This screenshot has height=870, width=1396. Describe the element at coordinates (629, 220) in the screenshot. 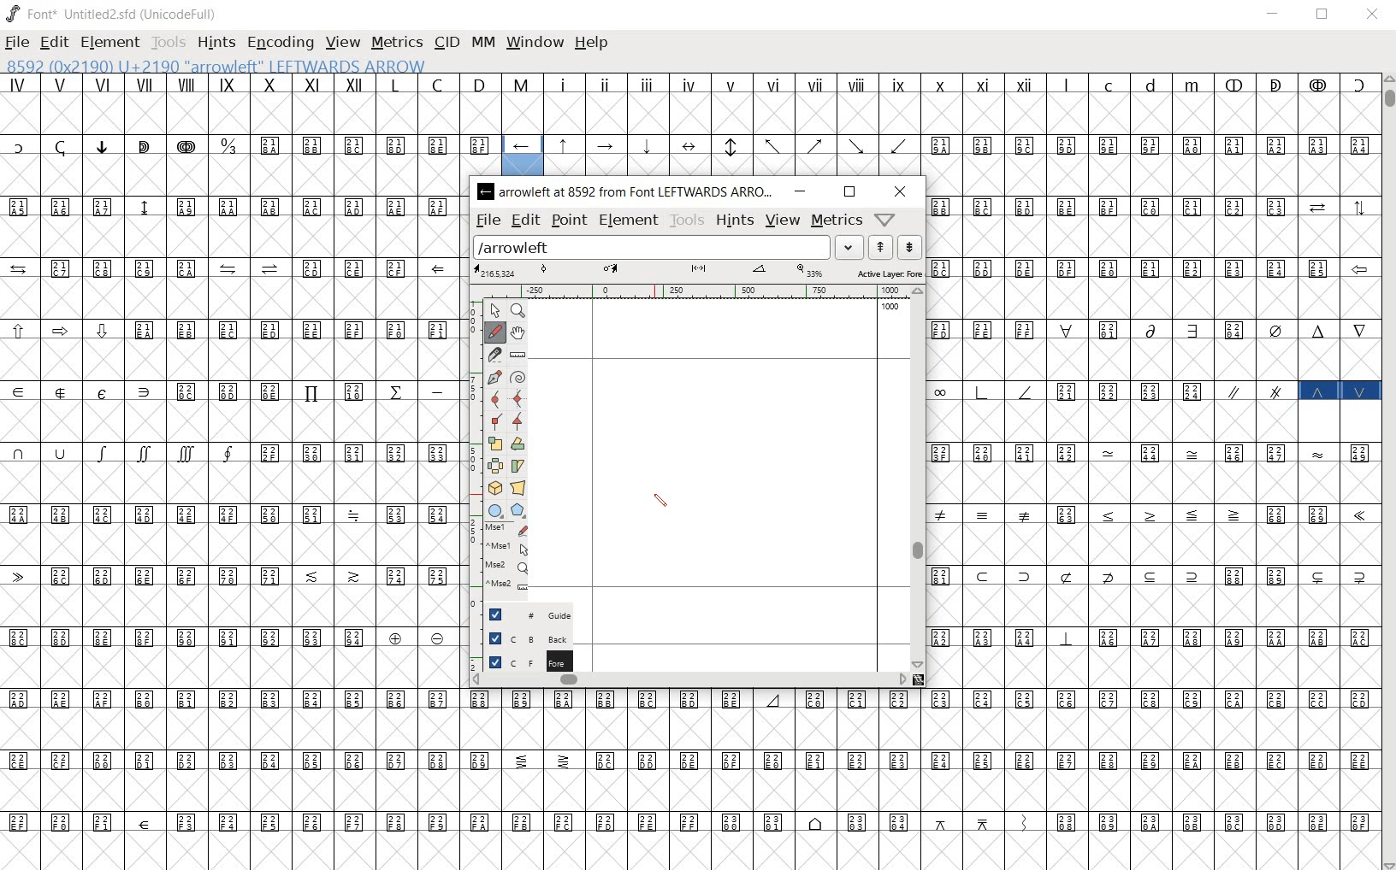

I see `element` at that location.